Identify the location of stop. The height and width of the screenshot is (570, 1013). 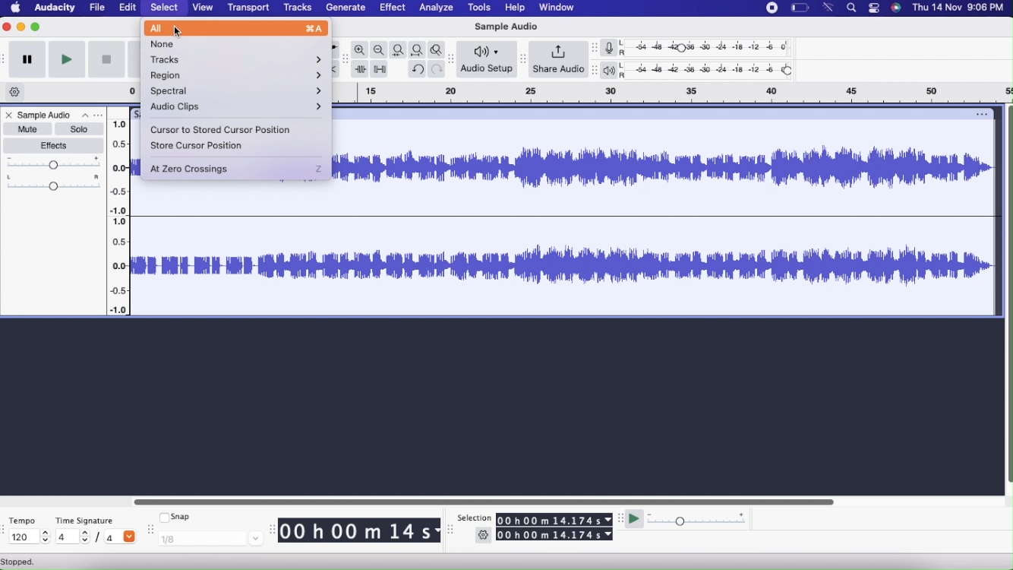
(106, 60).